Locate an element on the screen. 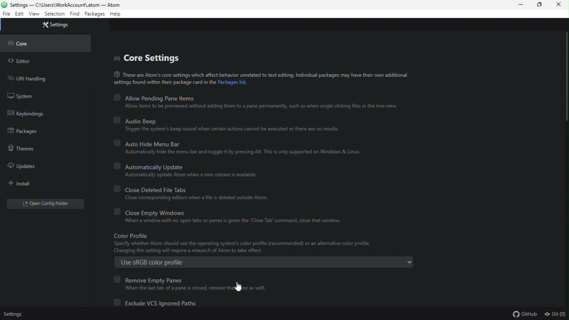 The width and height of the screenshot is (569, 320). edit is located at coordinates (19, 14).